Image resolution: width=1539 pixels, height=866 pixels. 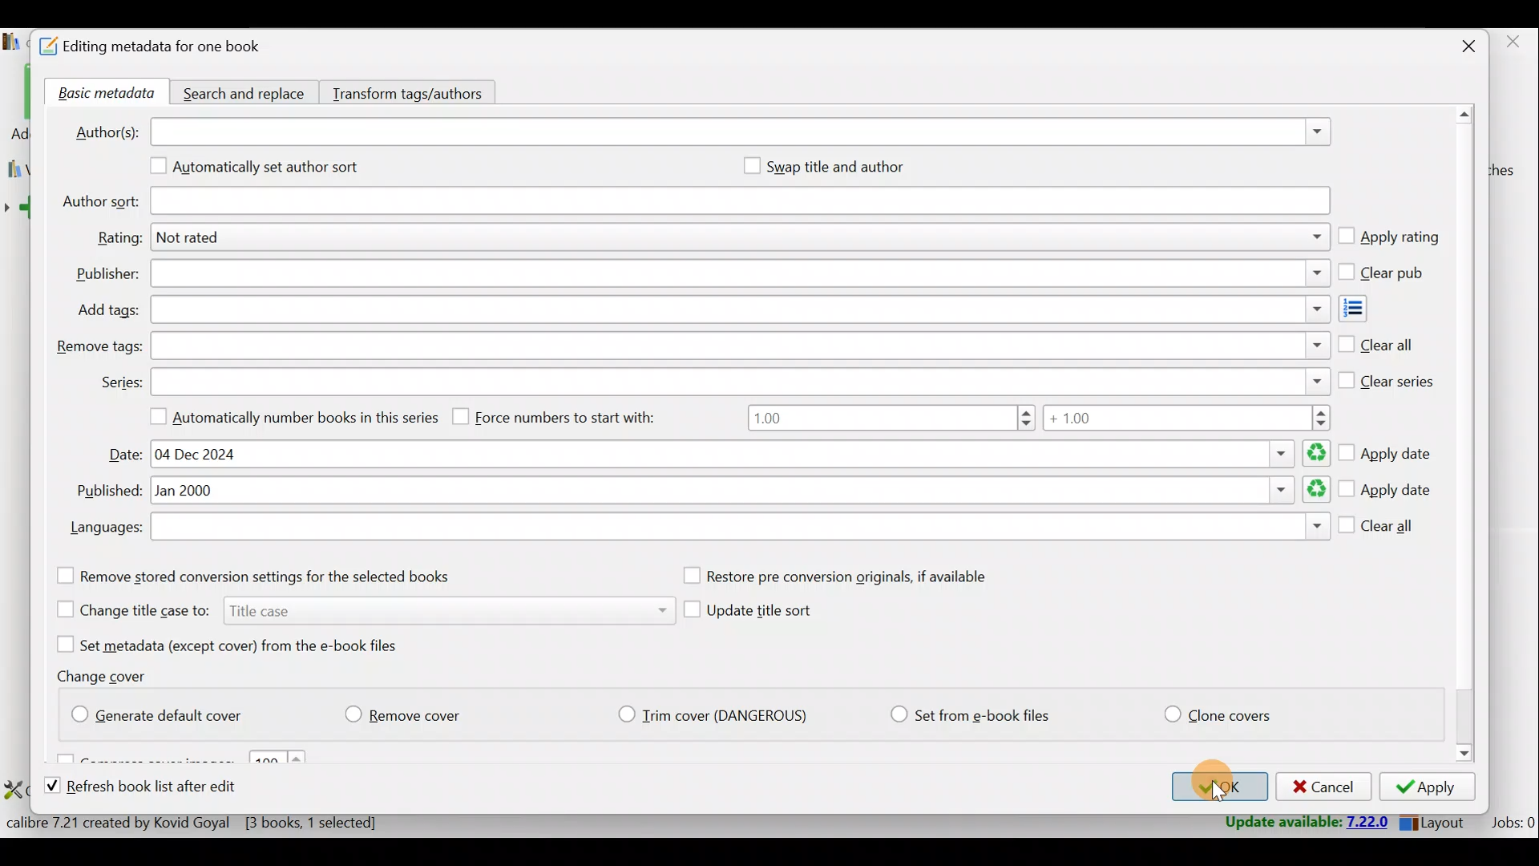 I want to click on Change cover, so click(x=107, y=675).